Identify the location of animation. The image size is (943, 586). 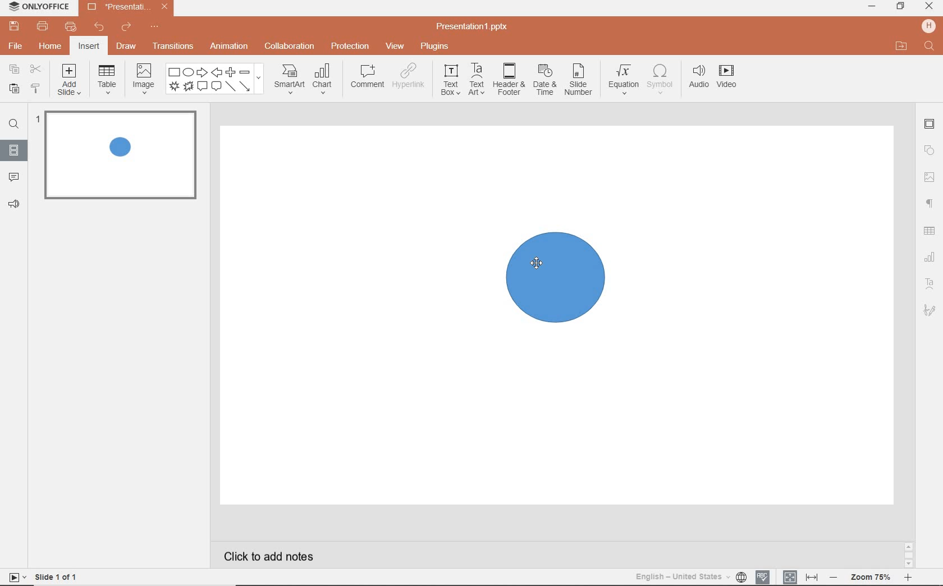
(229, 47).